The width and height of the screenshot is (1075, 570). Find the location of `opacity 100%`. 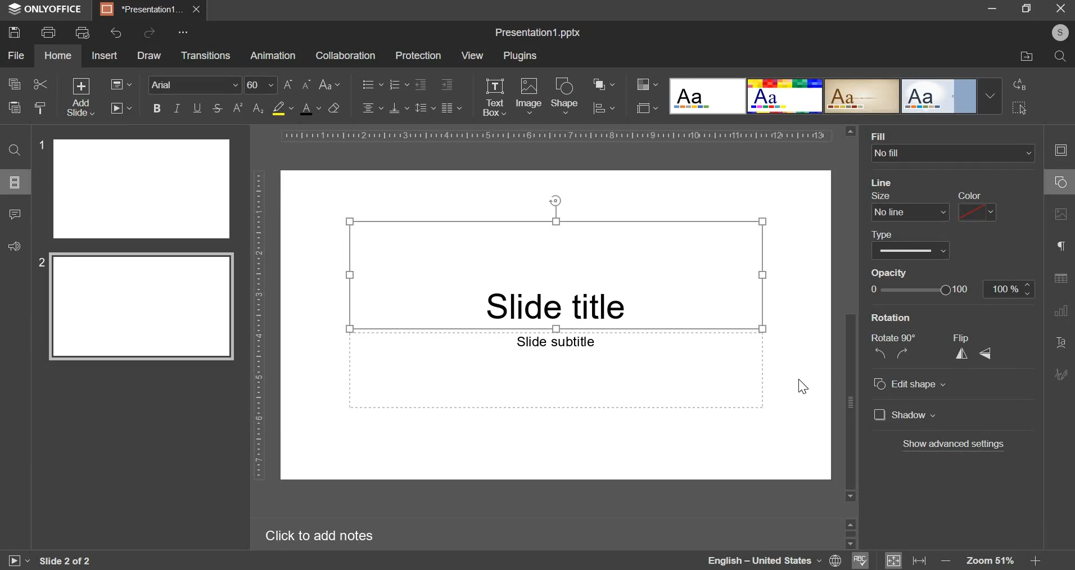

opacity 100% is located at coordinates (1010, 288).